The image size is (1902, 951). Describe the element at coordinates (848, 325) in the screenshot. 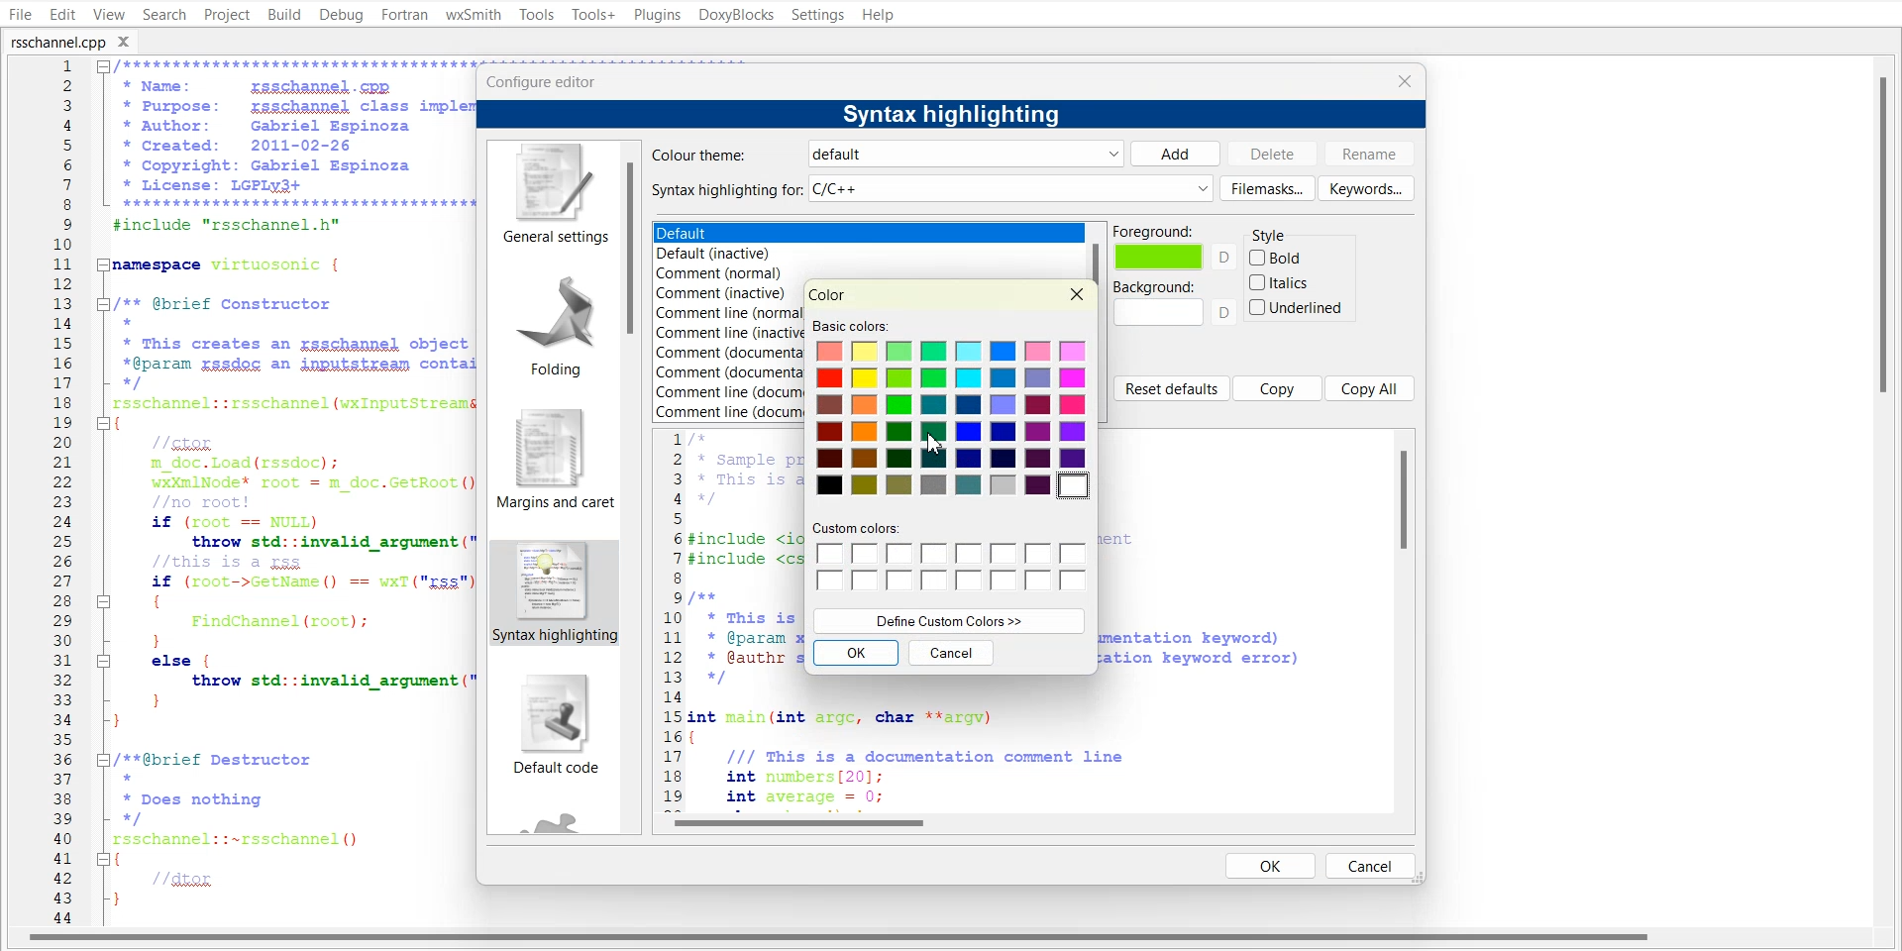

I see `Basic colors` at that location.